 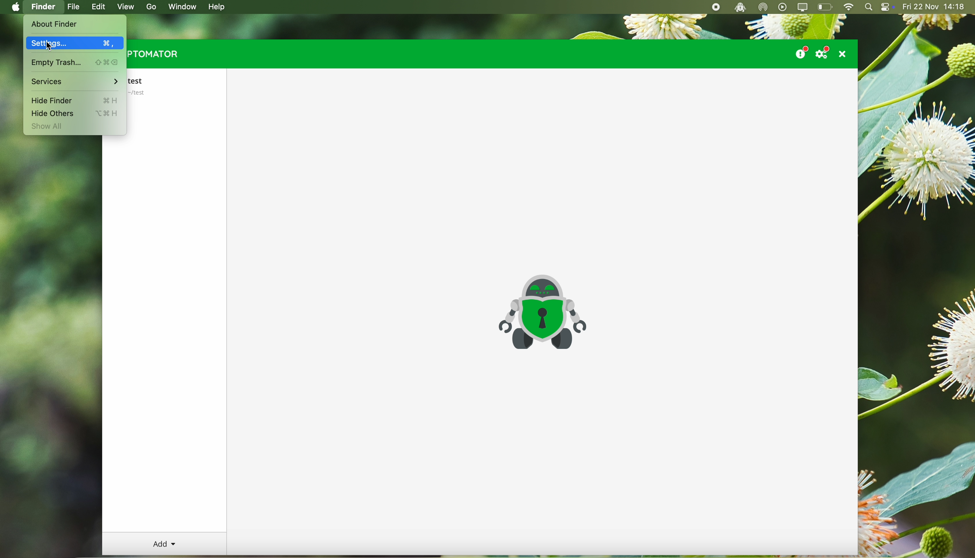 I want to click on view, so click(x=125, y=7).